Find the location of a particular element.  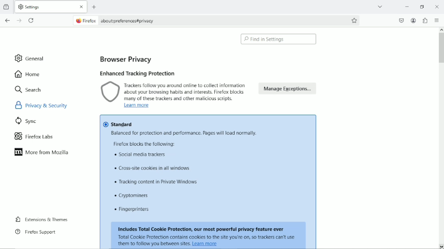

text is located at coordinates (141, 155).